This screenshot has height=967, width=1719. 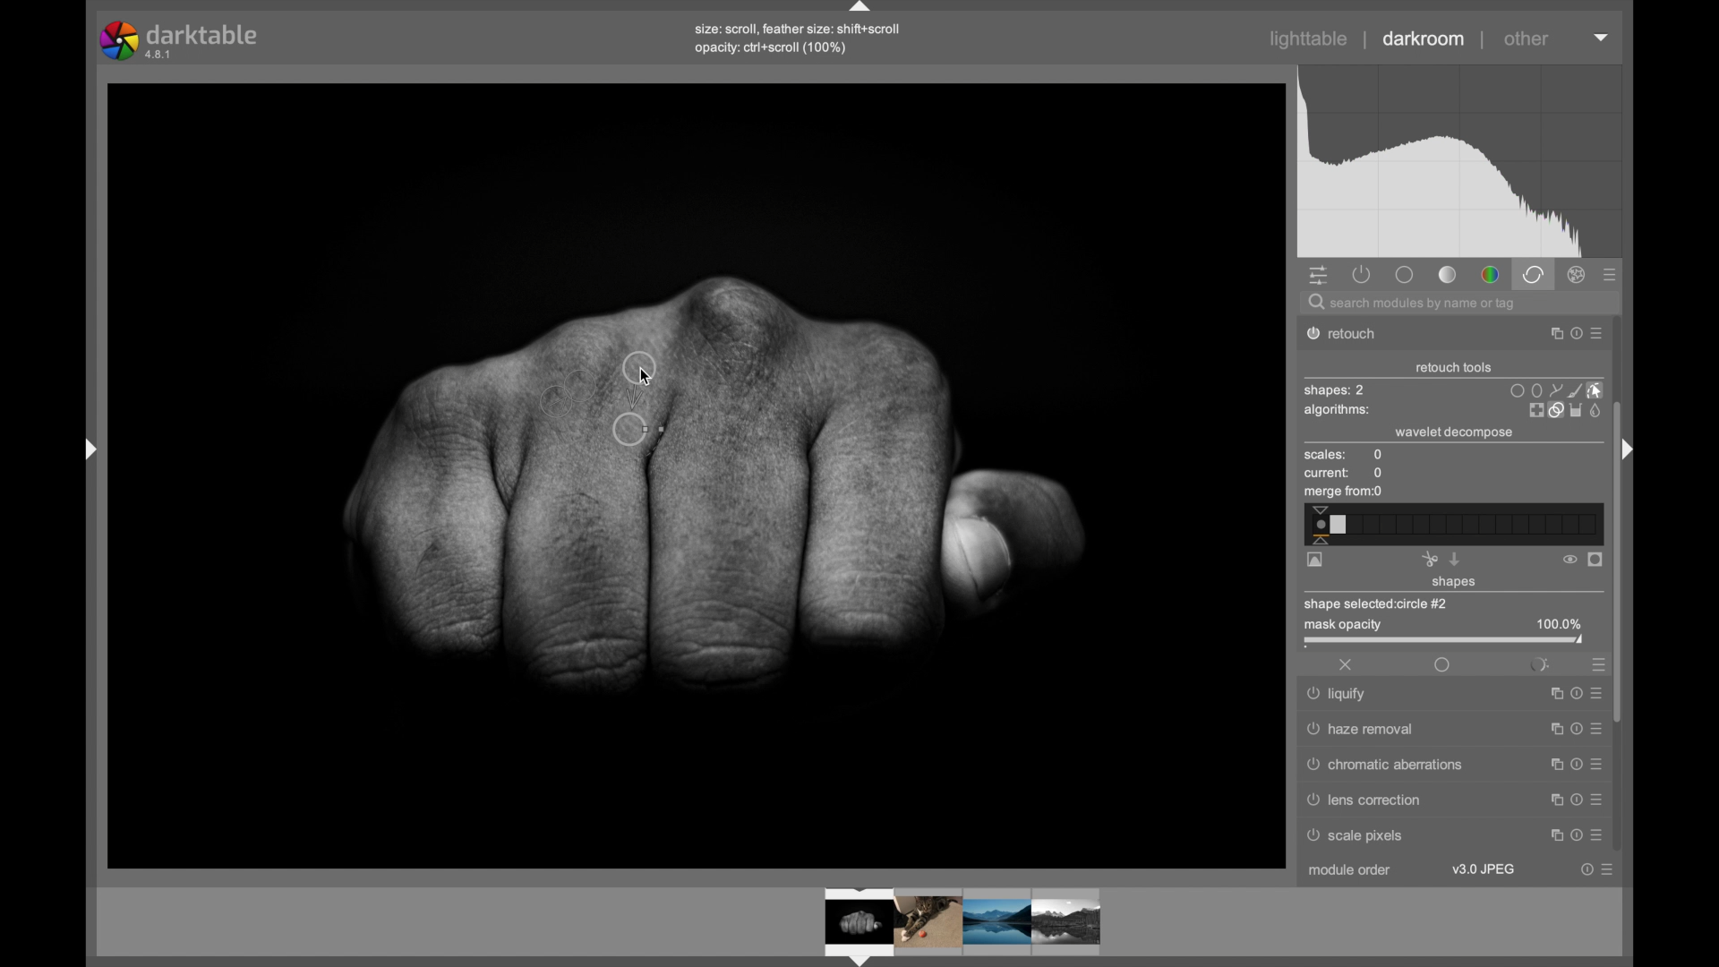 What do you see at coordinates (1309, 39) in the screenshot?
I see `lighttable` at bounding box center [1309, 39].